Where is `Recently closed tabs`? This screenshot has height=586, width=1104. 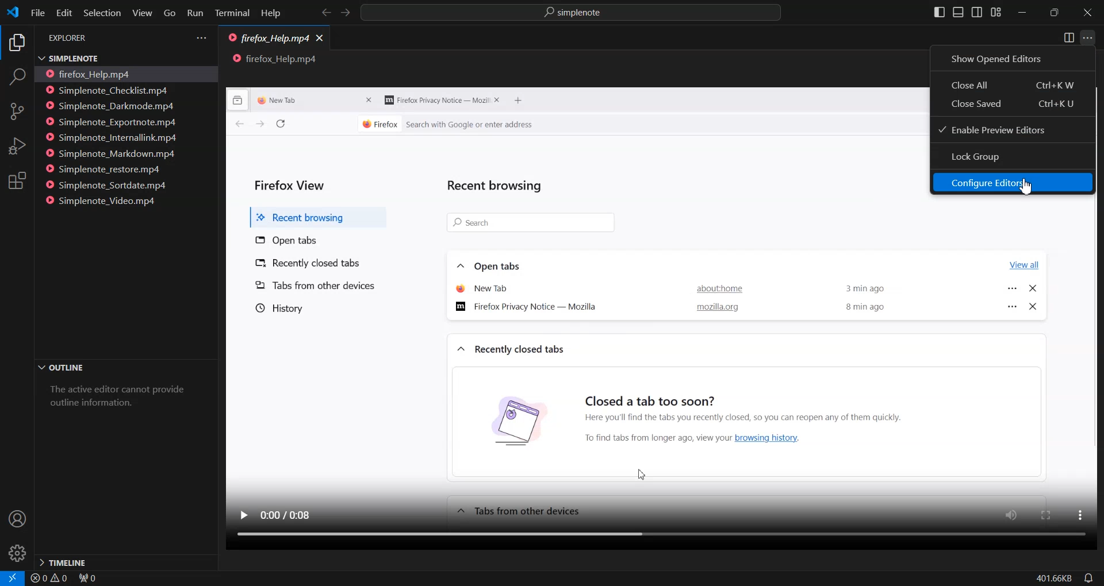
Recently closed tabs is located at coordinates (323, 262).